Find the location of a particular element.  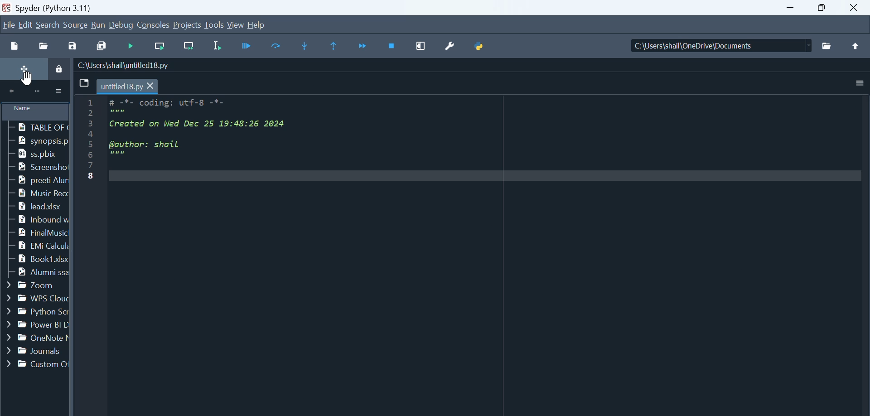

Continue execution until next function is located at coordinates (363, 47).